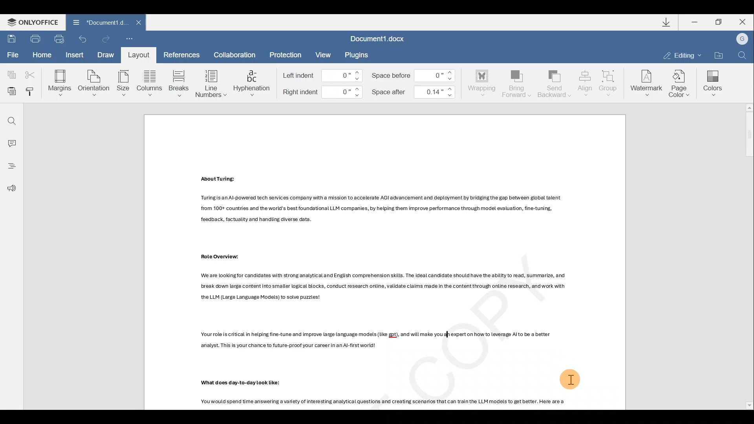 The height and width of the screenshot is (424, 754). I want to click on , so click(377, 341).